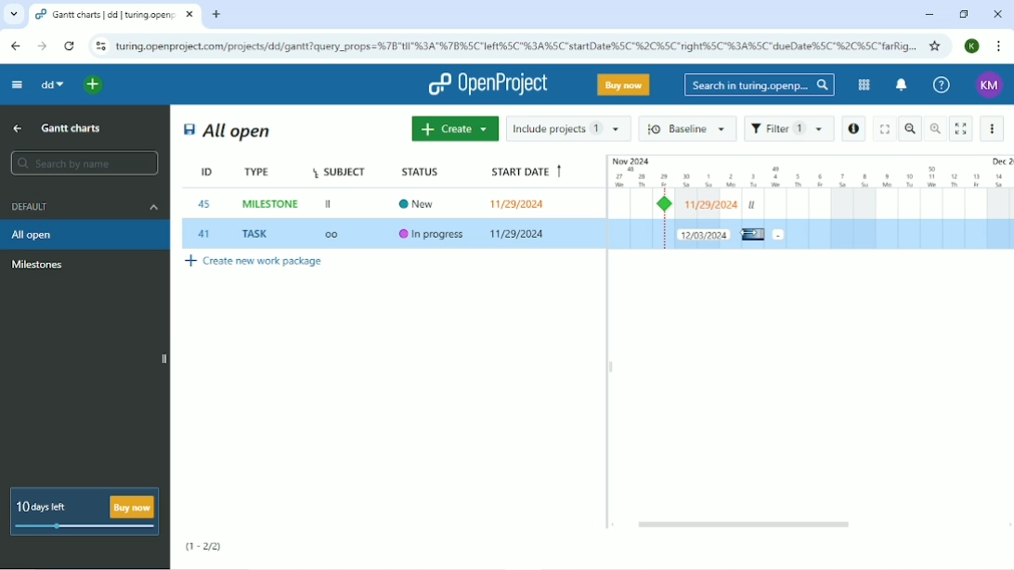  What do you see at coordinates (900, 85) in the screenshot?
I see `To notification center` at bounding box center [900, 85].